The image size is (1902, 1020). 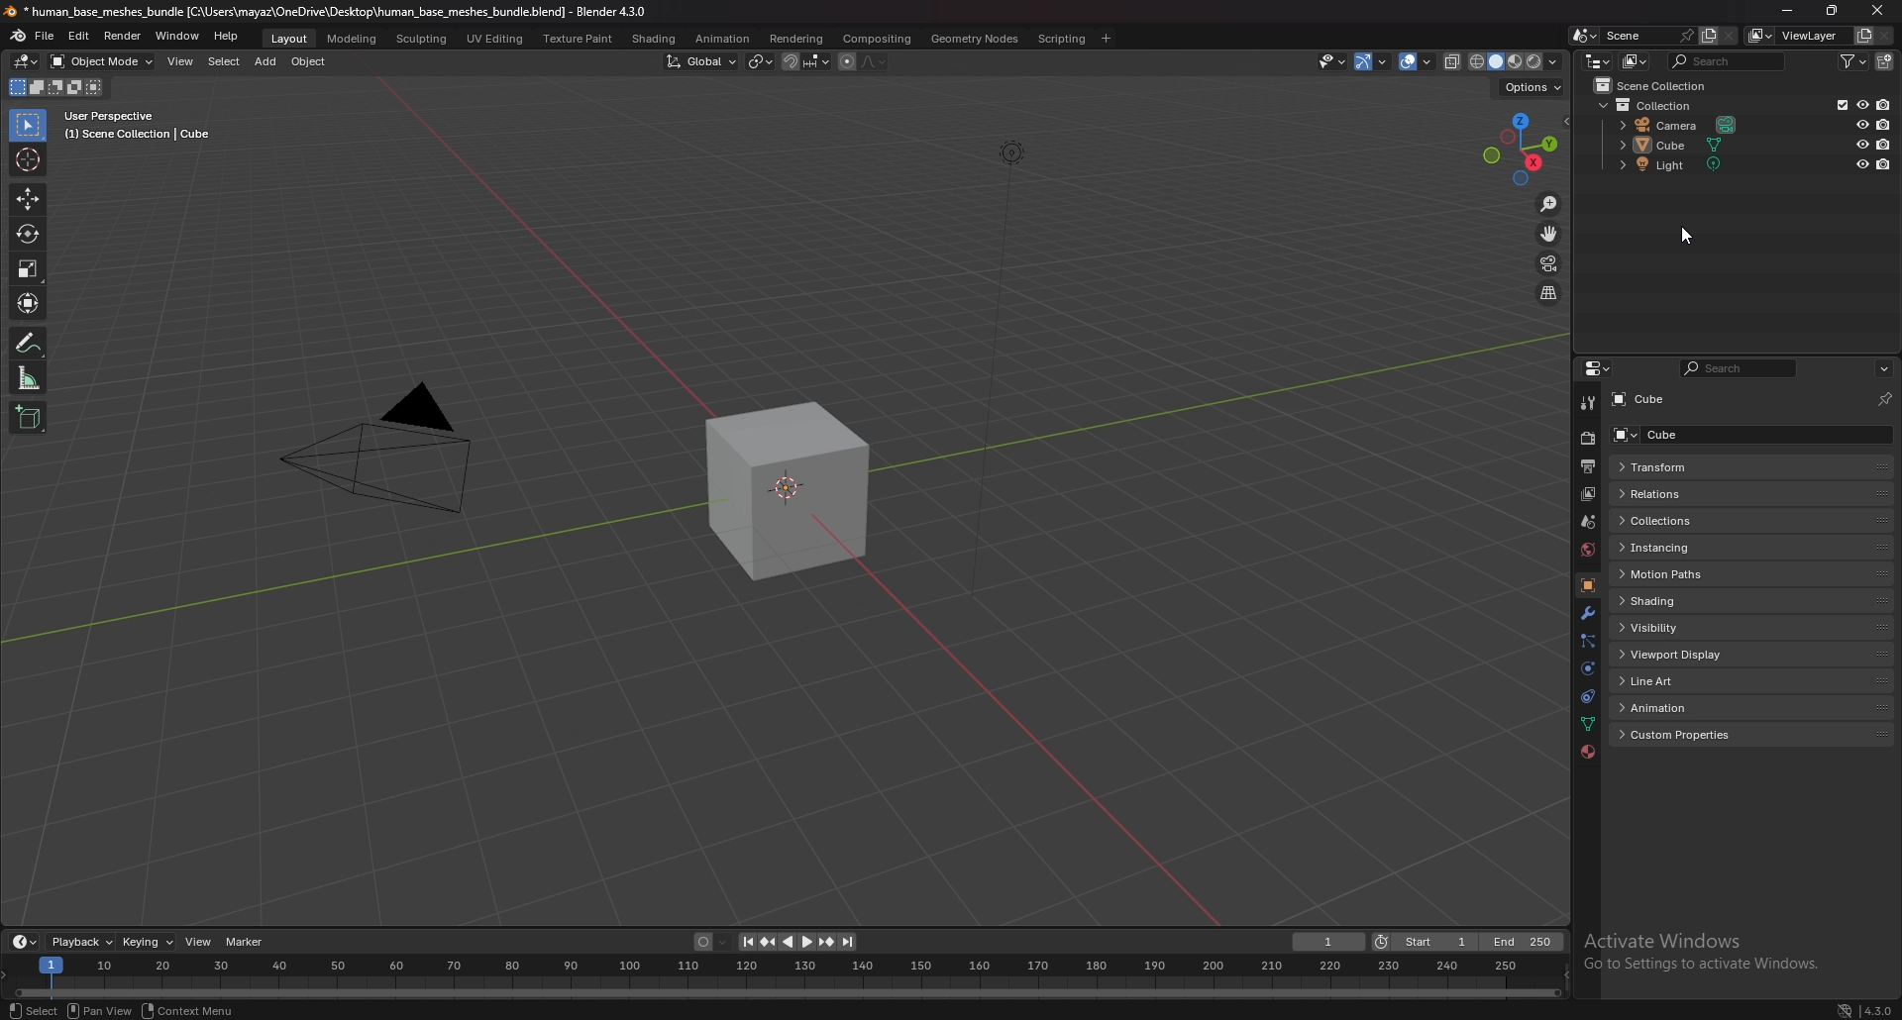 I want to click on drawing, so click(x=797, y=497).